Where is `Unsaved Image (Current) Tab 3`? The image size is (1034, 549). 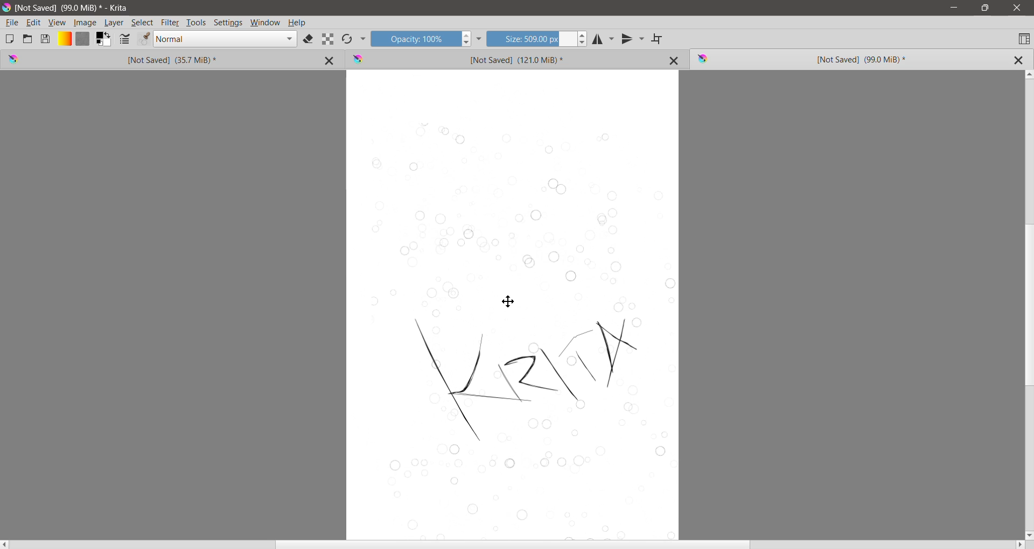 Unsaved Image (Current) Tab 3 is located at coordinates (835, 60).